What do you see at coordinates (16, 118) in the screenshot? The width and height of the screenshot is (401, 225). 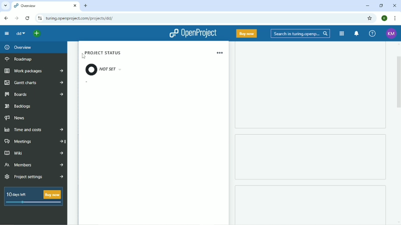 I see `News` at bounding box center [16, 118].